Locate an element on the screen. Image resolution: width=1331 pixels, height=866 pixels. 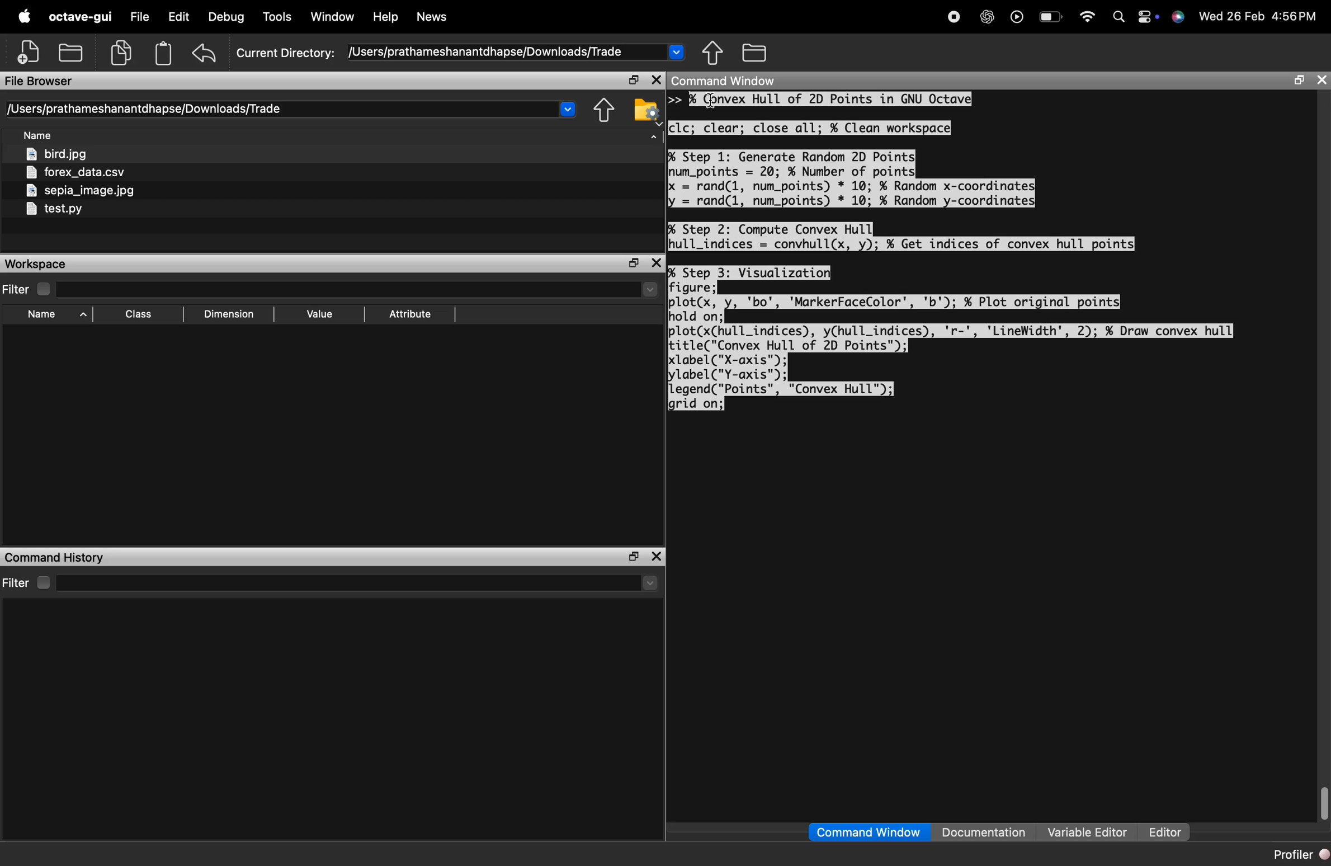
Drop-down  is located at coordinates (677, 51).